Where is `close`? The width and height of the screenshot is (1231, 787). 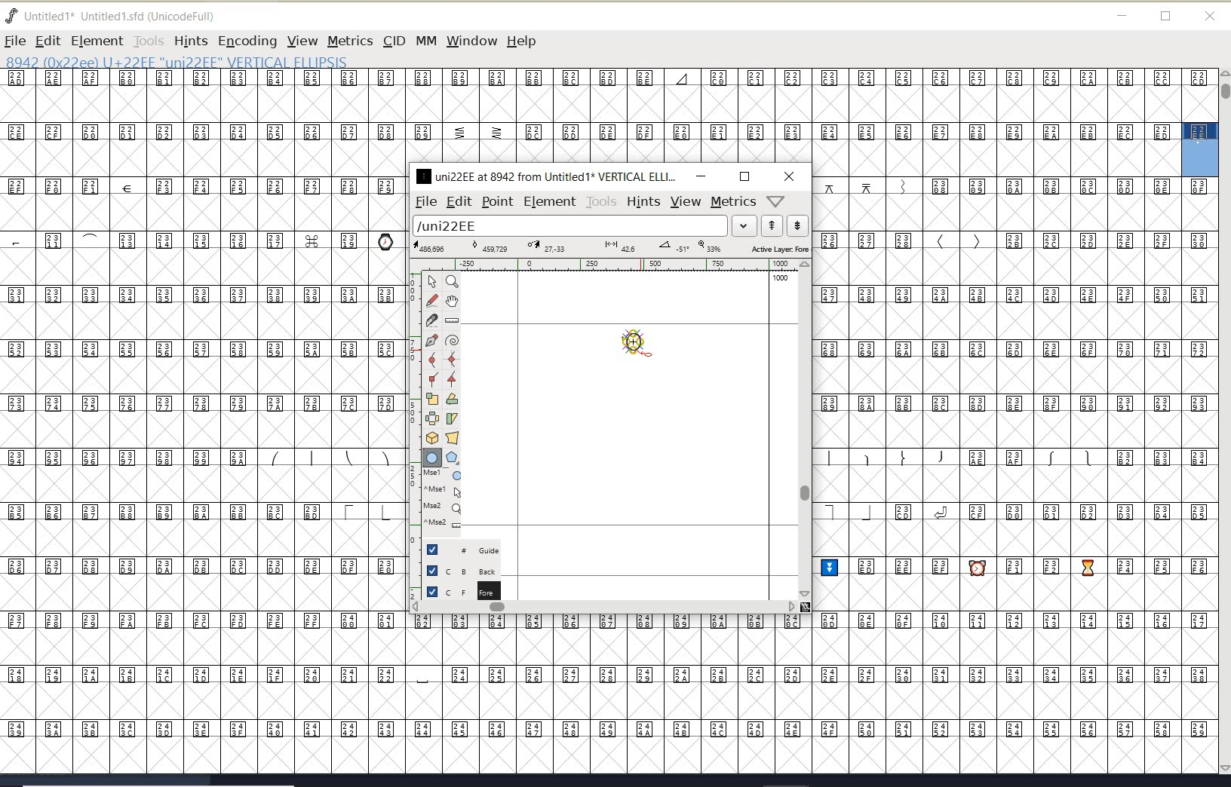
close is located at coordinates (790, 176).